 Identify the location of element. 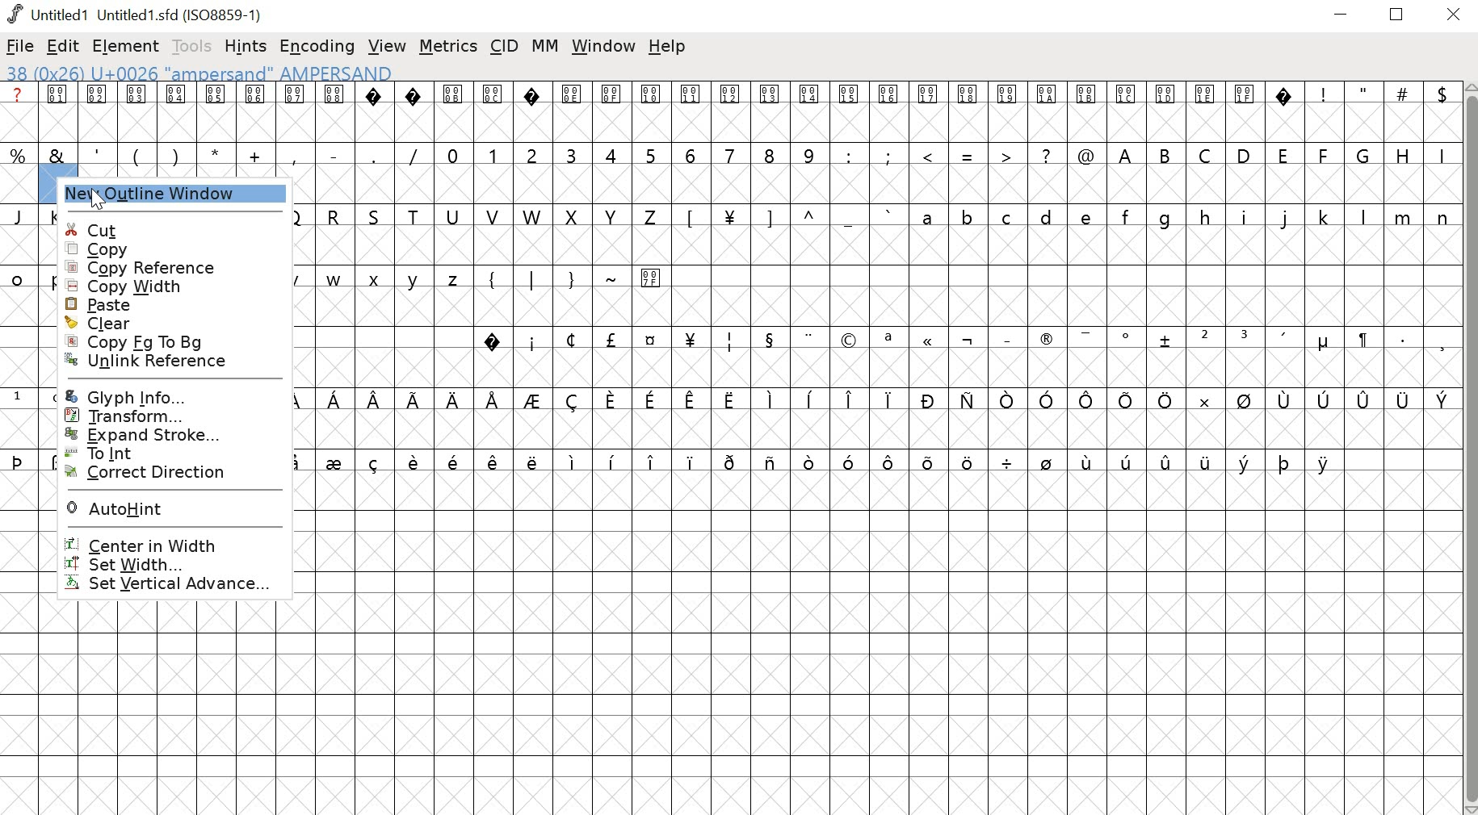
(128, 45).